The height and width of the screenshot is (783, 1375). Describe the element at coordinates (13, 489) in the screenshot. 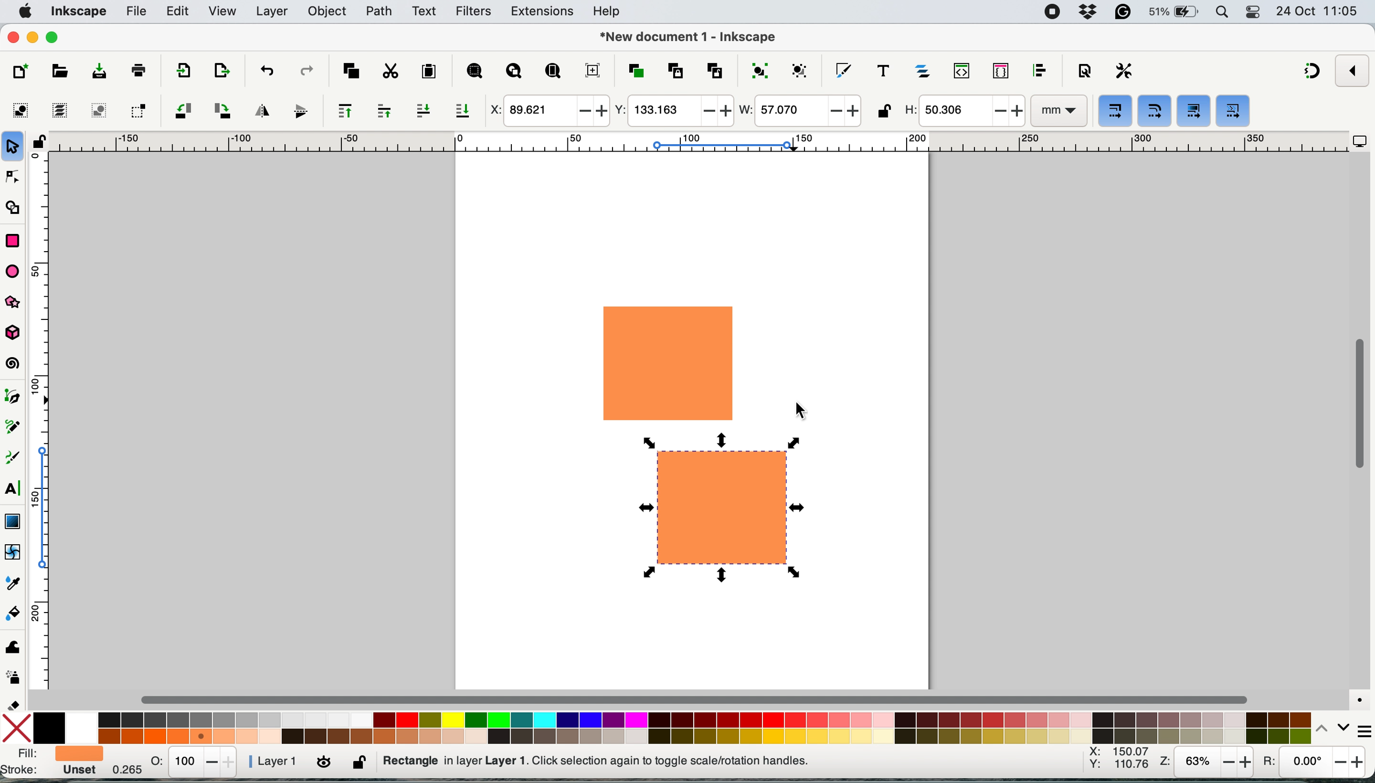

I see `text tool` at that location.